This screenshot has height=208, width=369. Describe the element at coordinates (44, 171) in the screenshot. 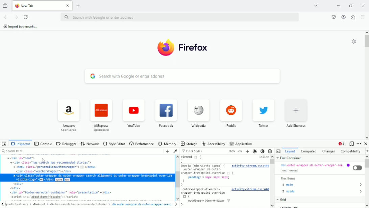

I see `<div class= “weatherwrapper"></div>` at that location.